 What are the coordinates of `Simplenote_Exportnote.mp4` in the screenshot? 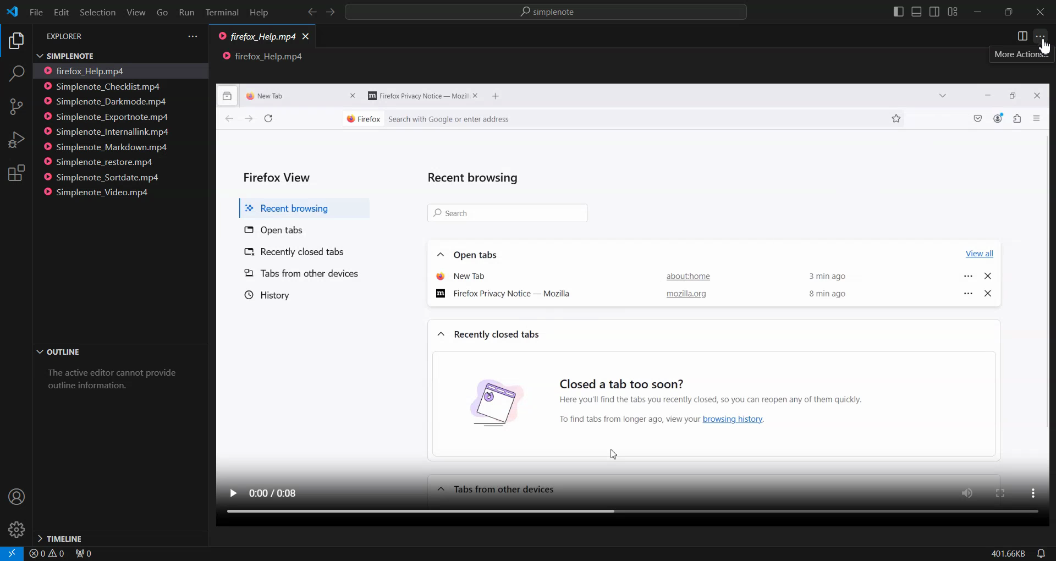 It's located at (108, 116).